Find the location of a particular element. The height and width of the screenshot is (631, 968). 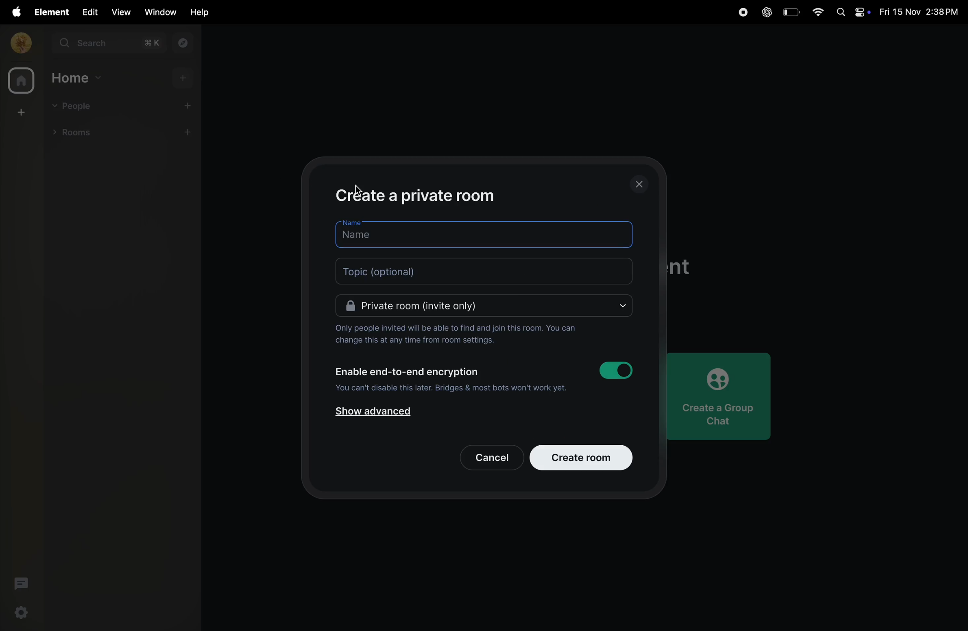

profile is located at coordinates (18, 42).